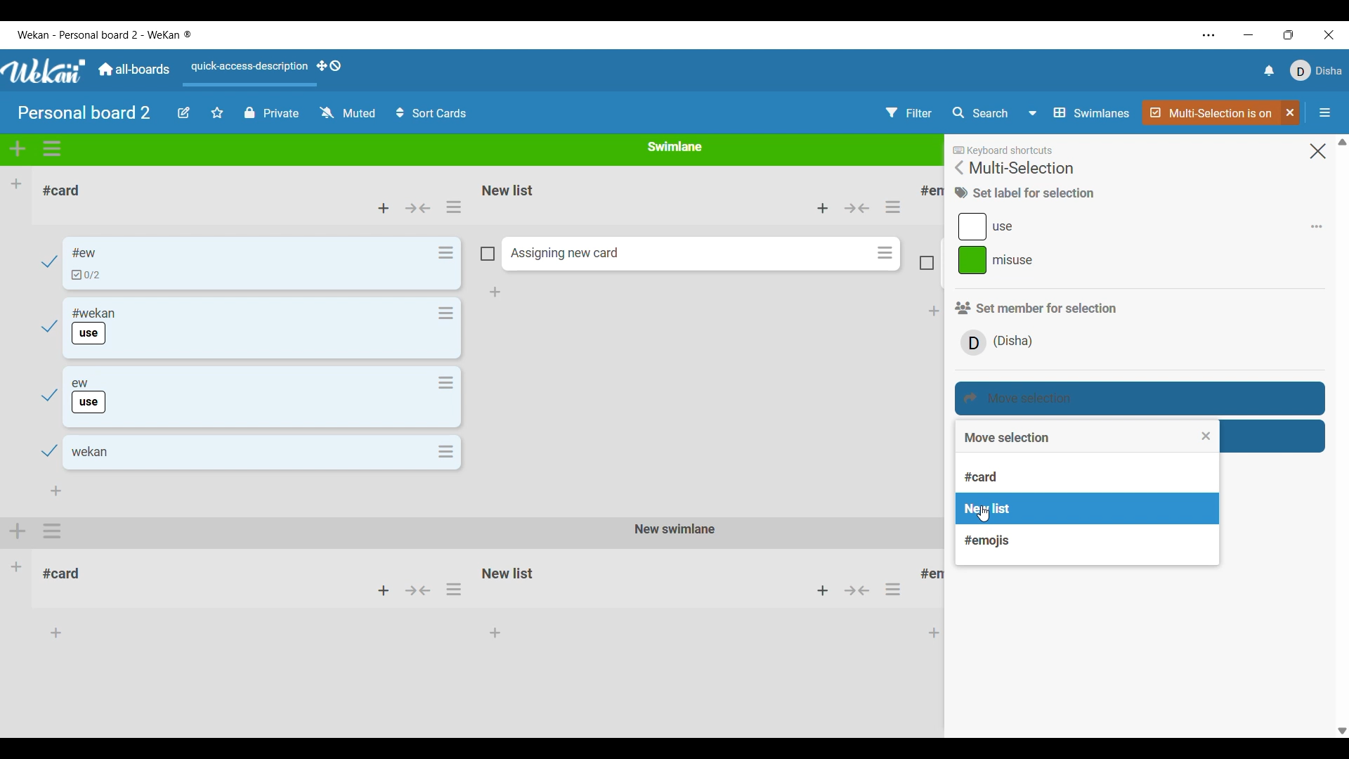 The image size is (1349, 759). I want to click on Card name, so click(88, 252).